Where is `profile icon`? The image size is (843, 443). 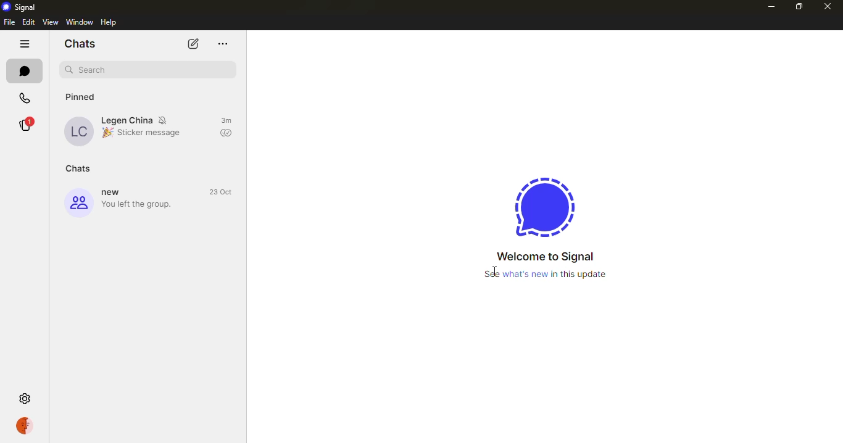
profile icon is located at coordinates (75, 202).